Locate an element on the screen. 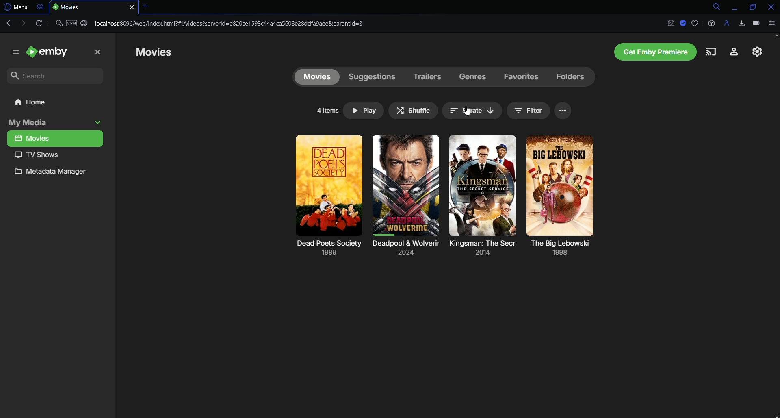 This screenshot has height=418, width=780. Link is located at coordinates (232, 23).